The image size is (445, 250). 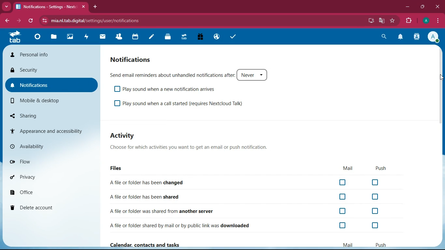 What do you see at coordinates (171, 74) in the screenshot?
I see `send email reminders about unhandled notifications after` at bounding box center [171, 74].